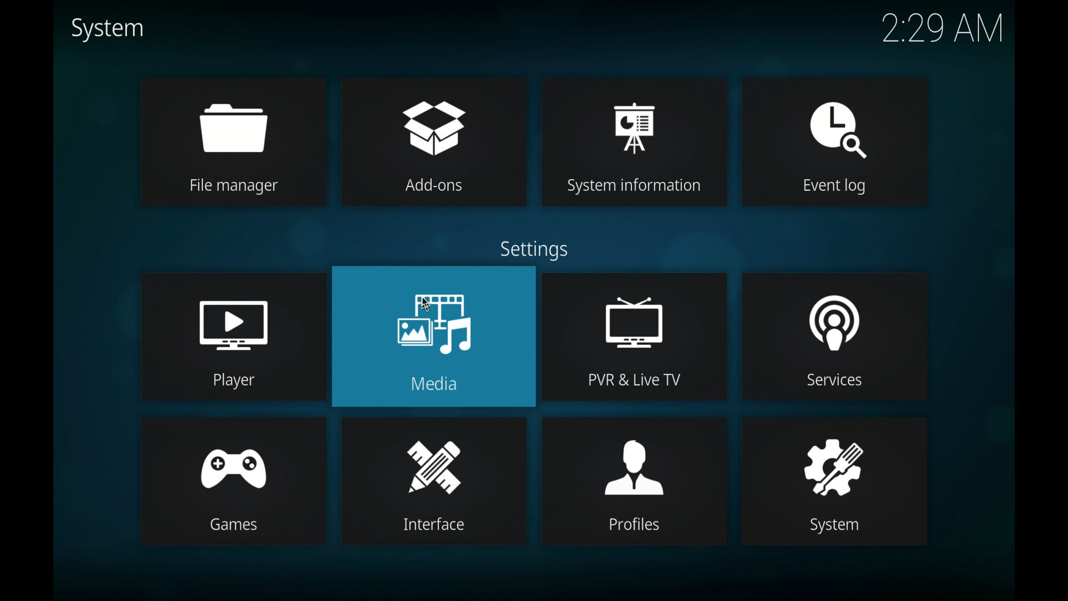  Describe the element at coordinates (639, 381) in the screenshot. I see `PVR & Live TV` at that location.